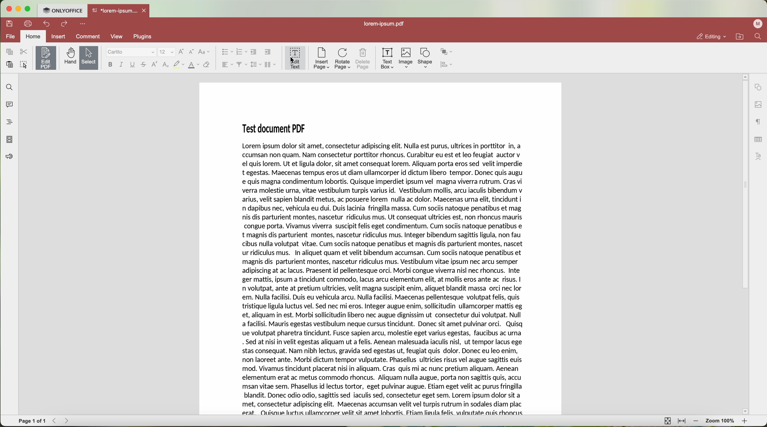 This screenshot has height=427, width=767. I want to click on vertical align, so click(241, 64).